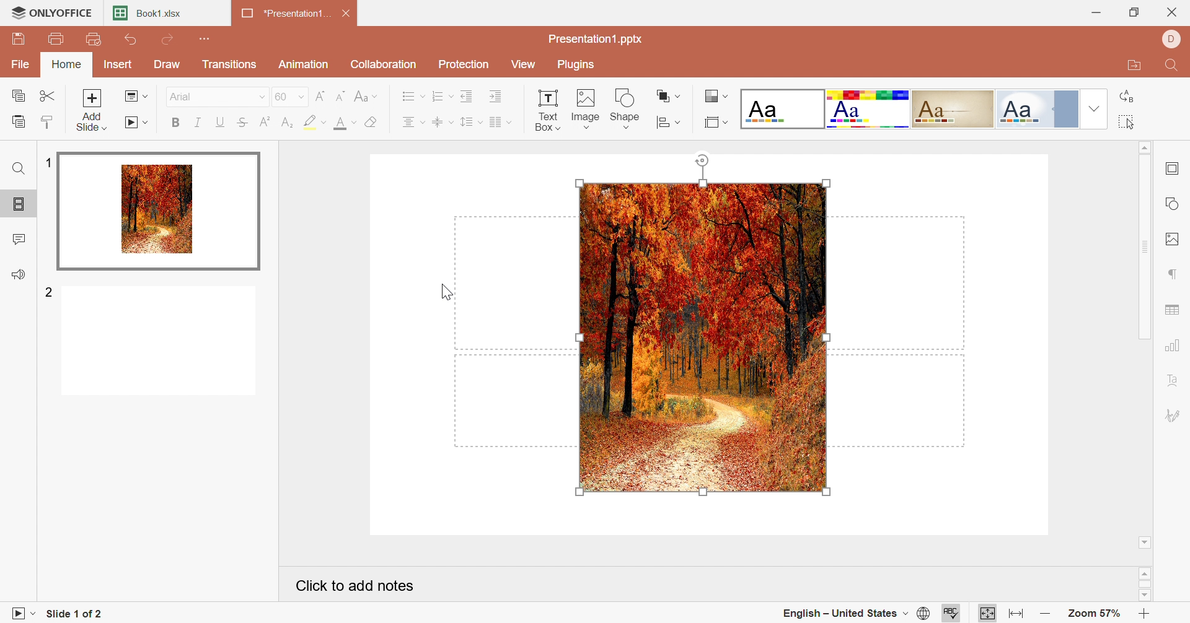 This screenshot has width=1190, height=623. I want to click on cursor, so click(666, 311).